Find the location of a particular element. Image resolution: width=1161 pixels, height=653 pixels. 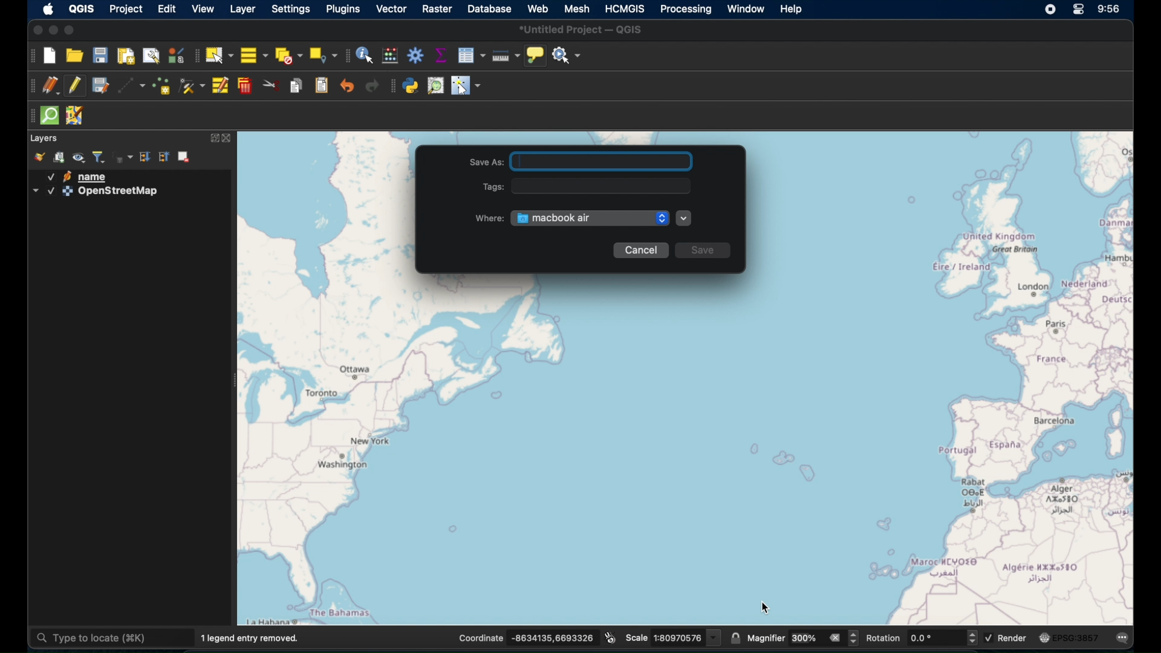

more is located at coordinates (688, 218).